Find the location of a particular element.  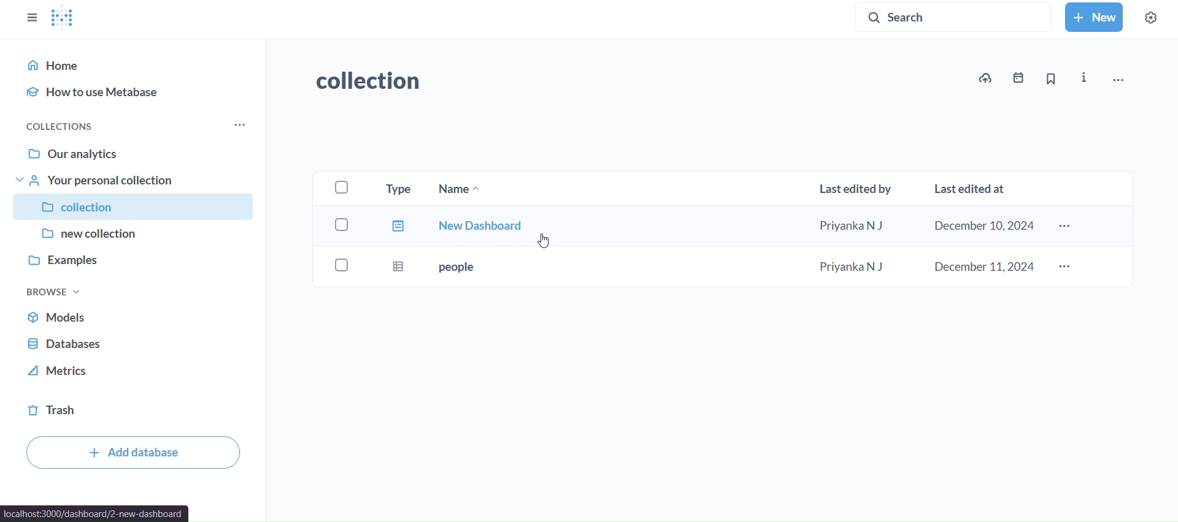

more is located at coordinates (1064, 267).